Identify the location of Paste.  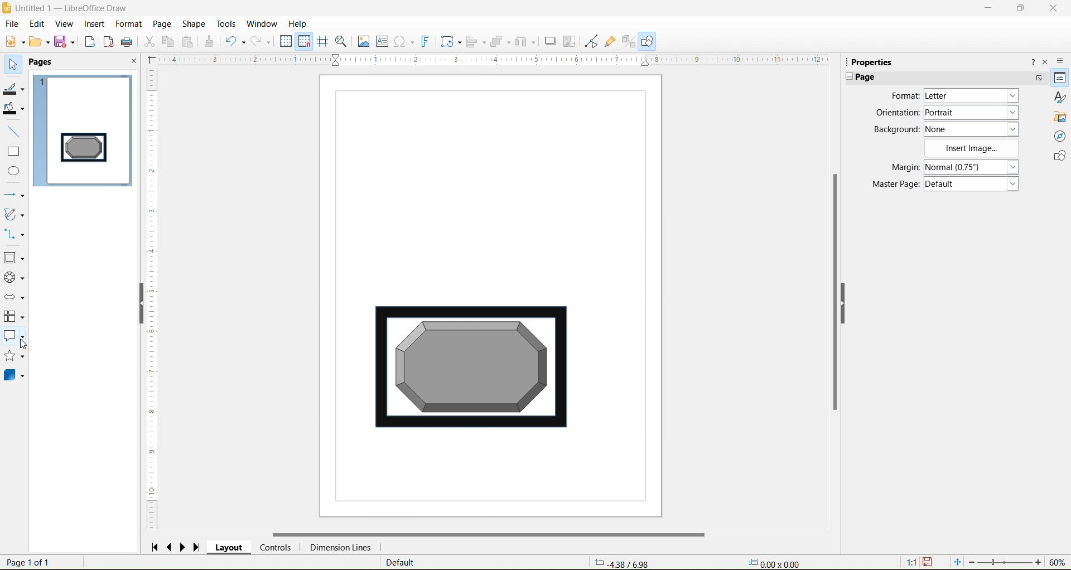
(189, 41).